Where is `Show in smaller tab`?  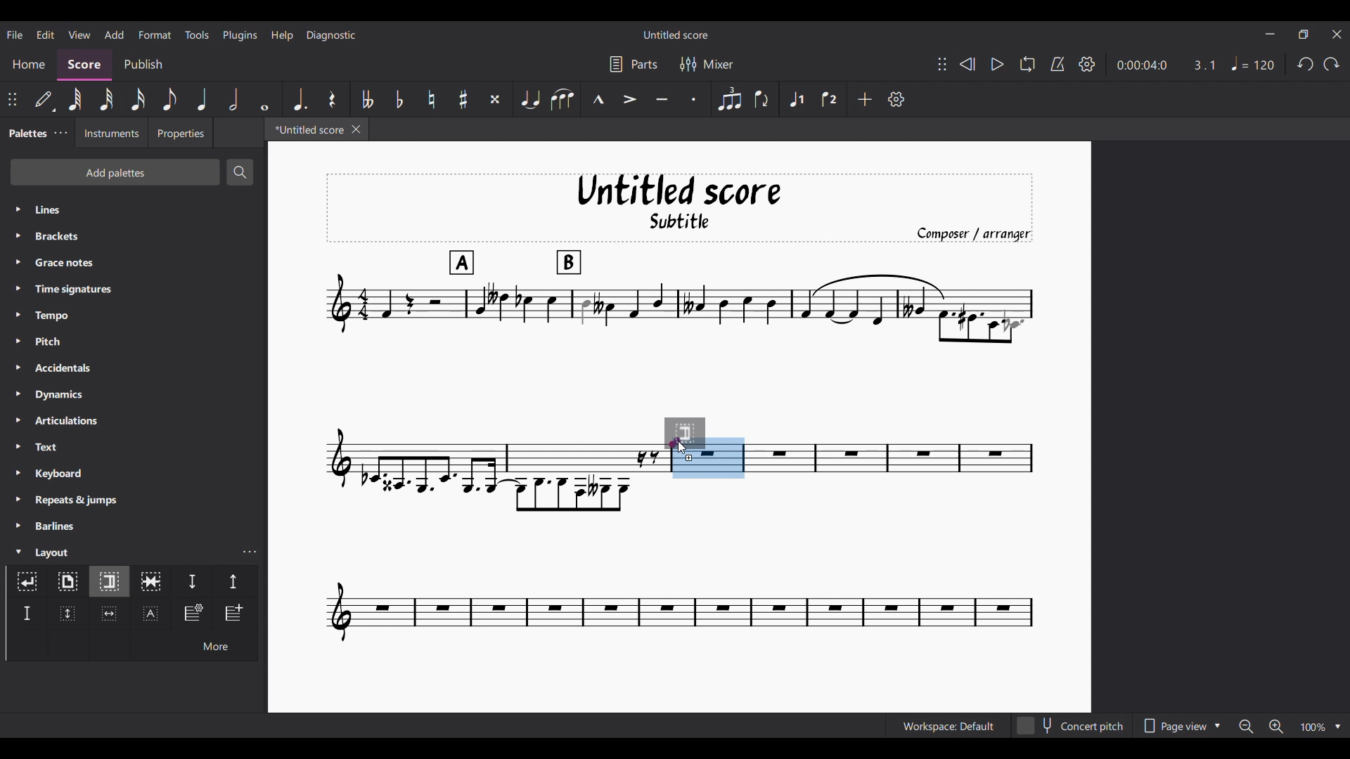
Show in smaller tab is located at coordinates (1303, 34).